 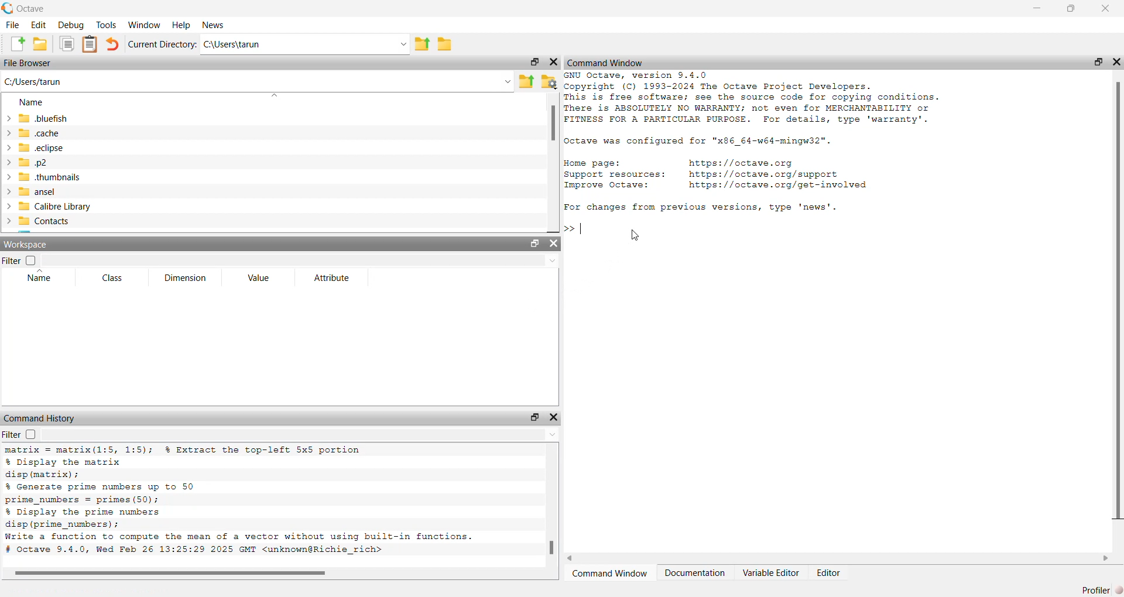 I want to click on Value , so click(x=259, y=277).